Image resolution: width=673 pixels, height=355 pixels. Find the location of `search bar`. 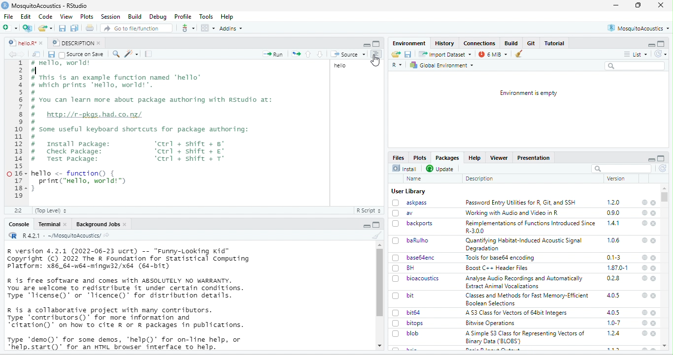

search bar is located at coordinates (622, 168).